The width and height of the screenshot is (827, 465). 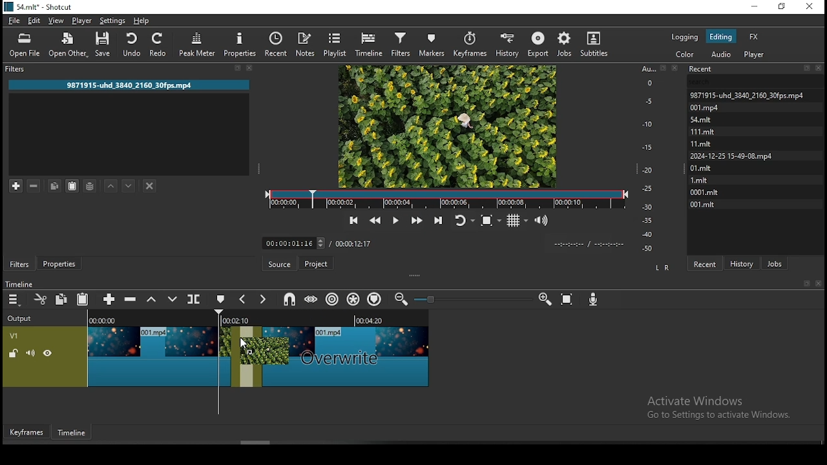 I want to click on add filter, so click(x=16, y=185).